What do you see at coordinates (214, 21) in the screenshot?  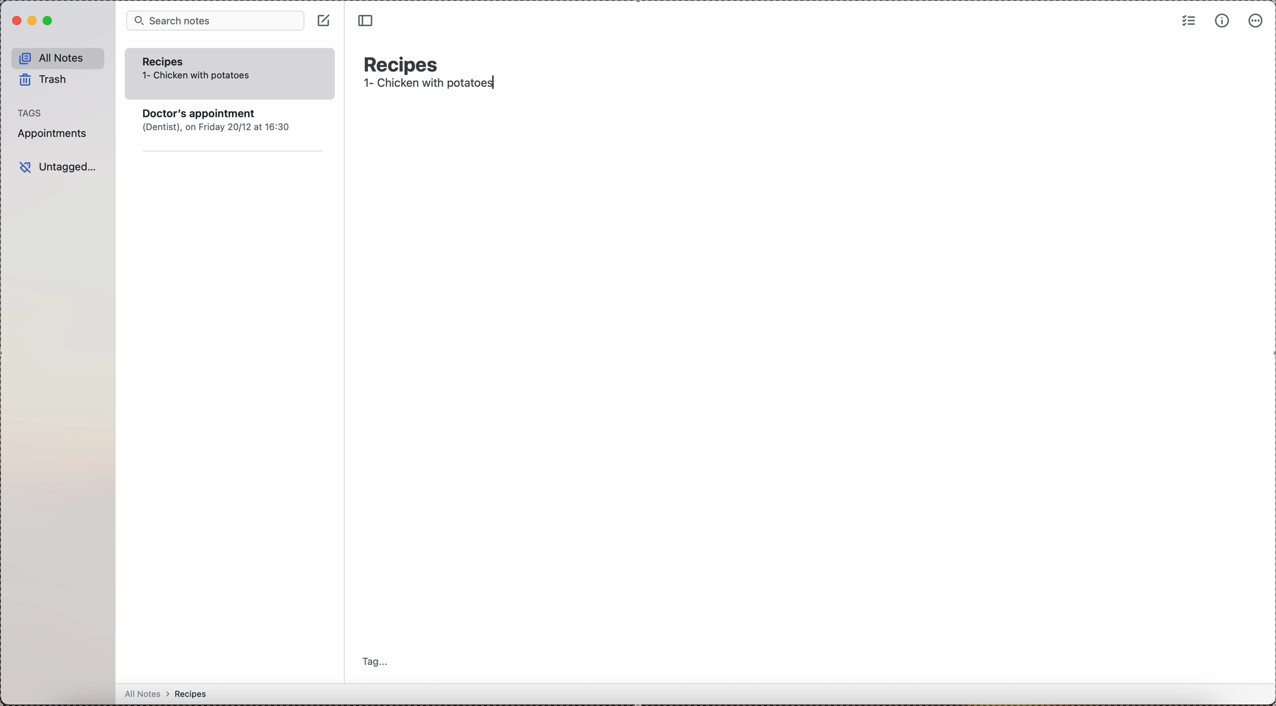 I see `search bar` at bounding box center [214, 21].